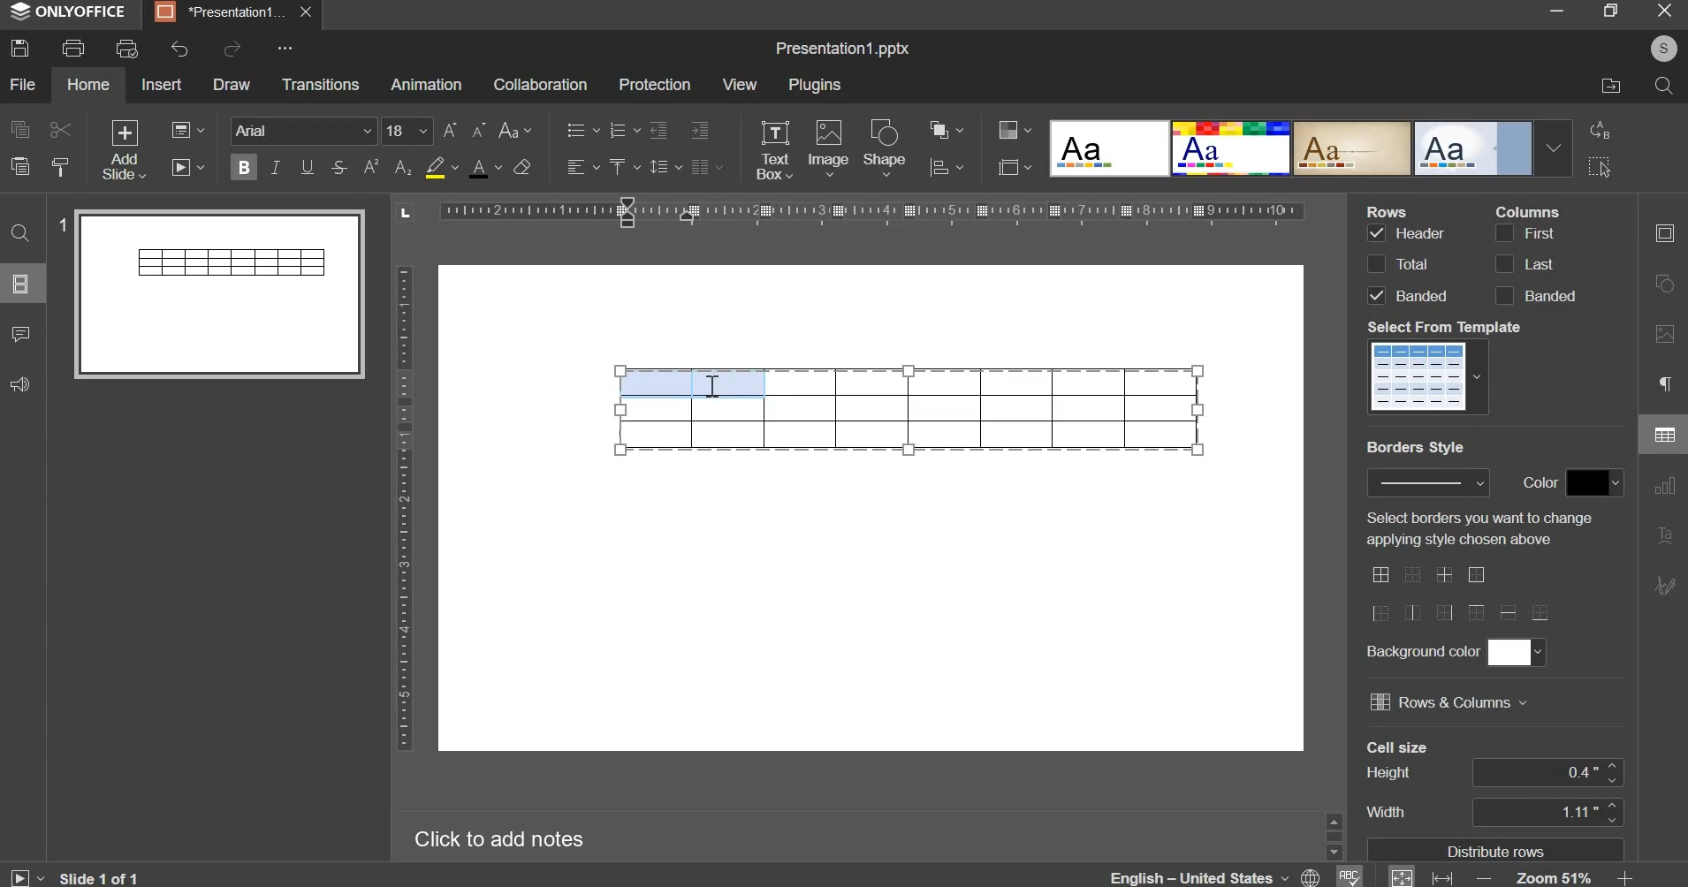  What do you see at coordinates (539, 84) in the screenshot?
I see `collaboration` at bounding box center [539, 84].